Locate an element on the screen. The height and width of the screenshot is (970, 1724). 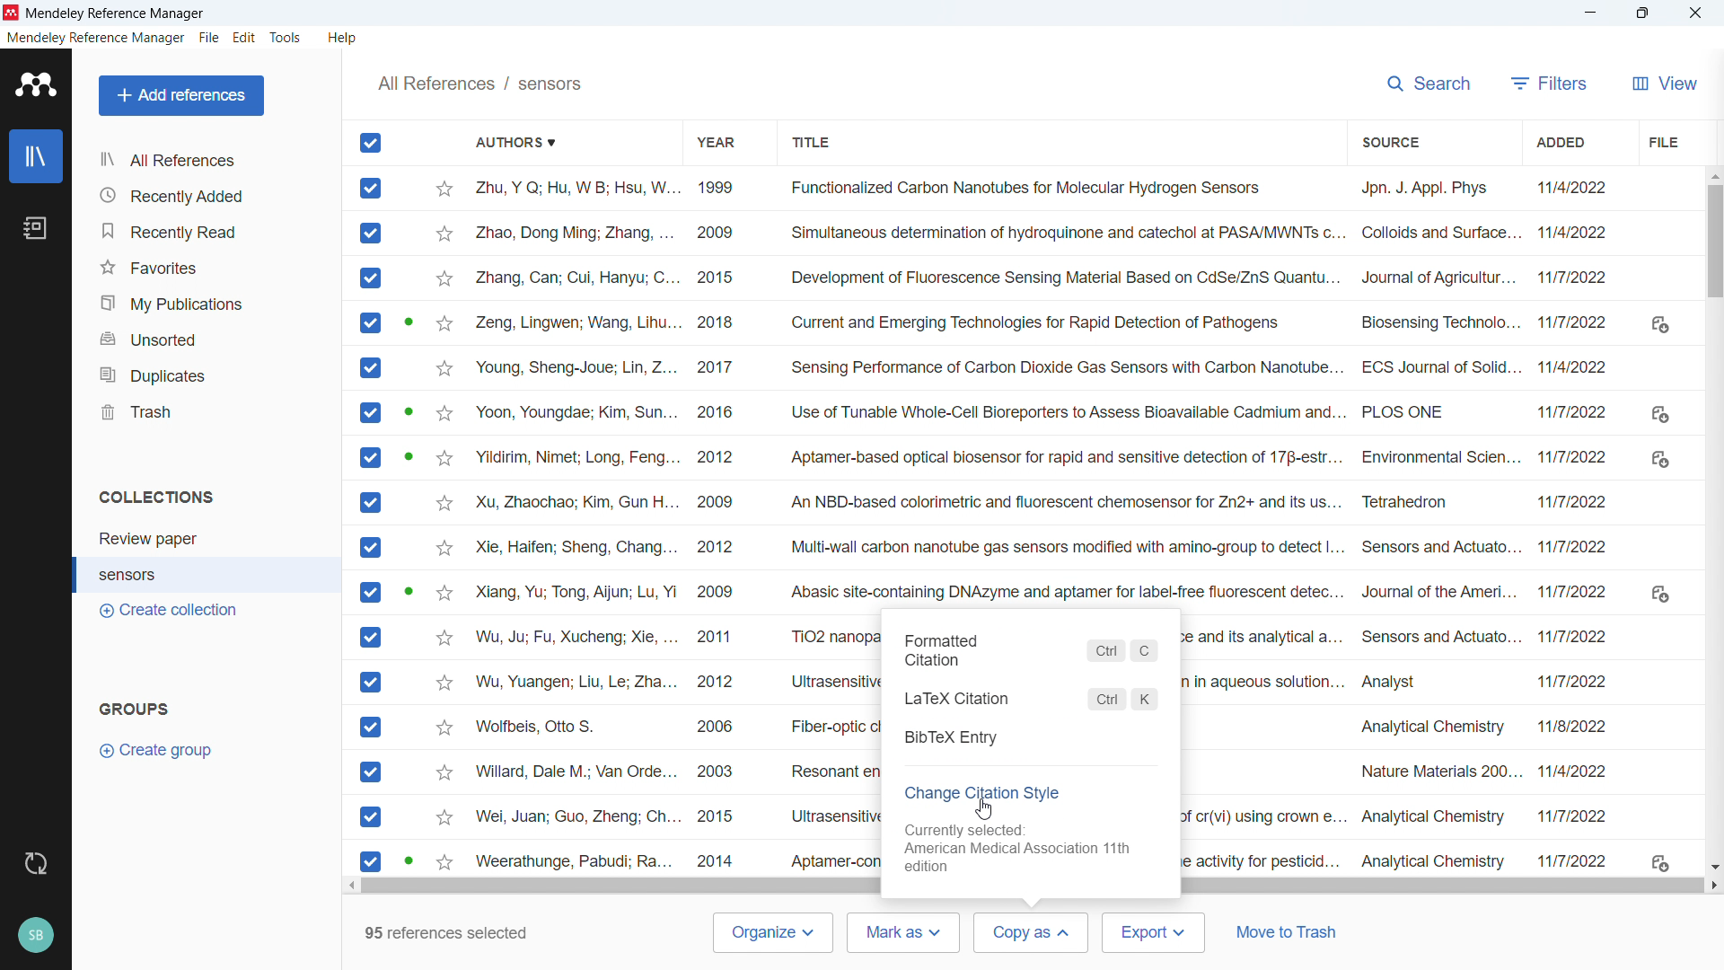
Date of addition of individual entries is located at coordinates (1578, 525).